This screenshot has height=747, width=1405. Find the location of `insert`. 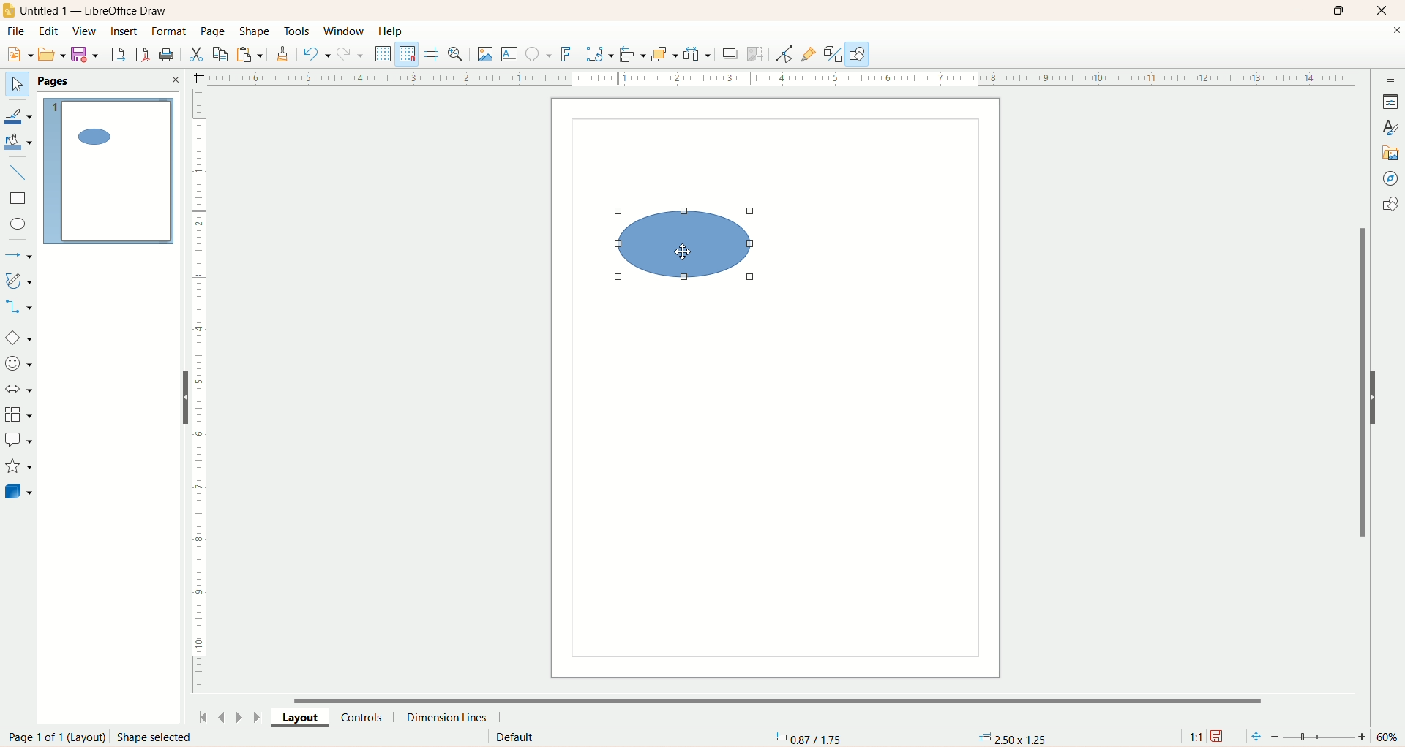

insert is located at coordinates (121, 31).